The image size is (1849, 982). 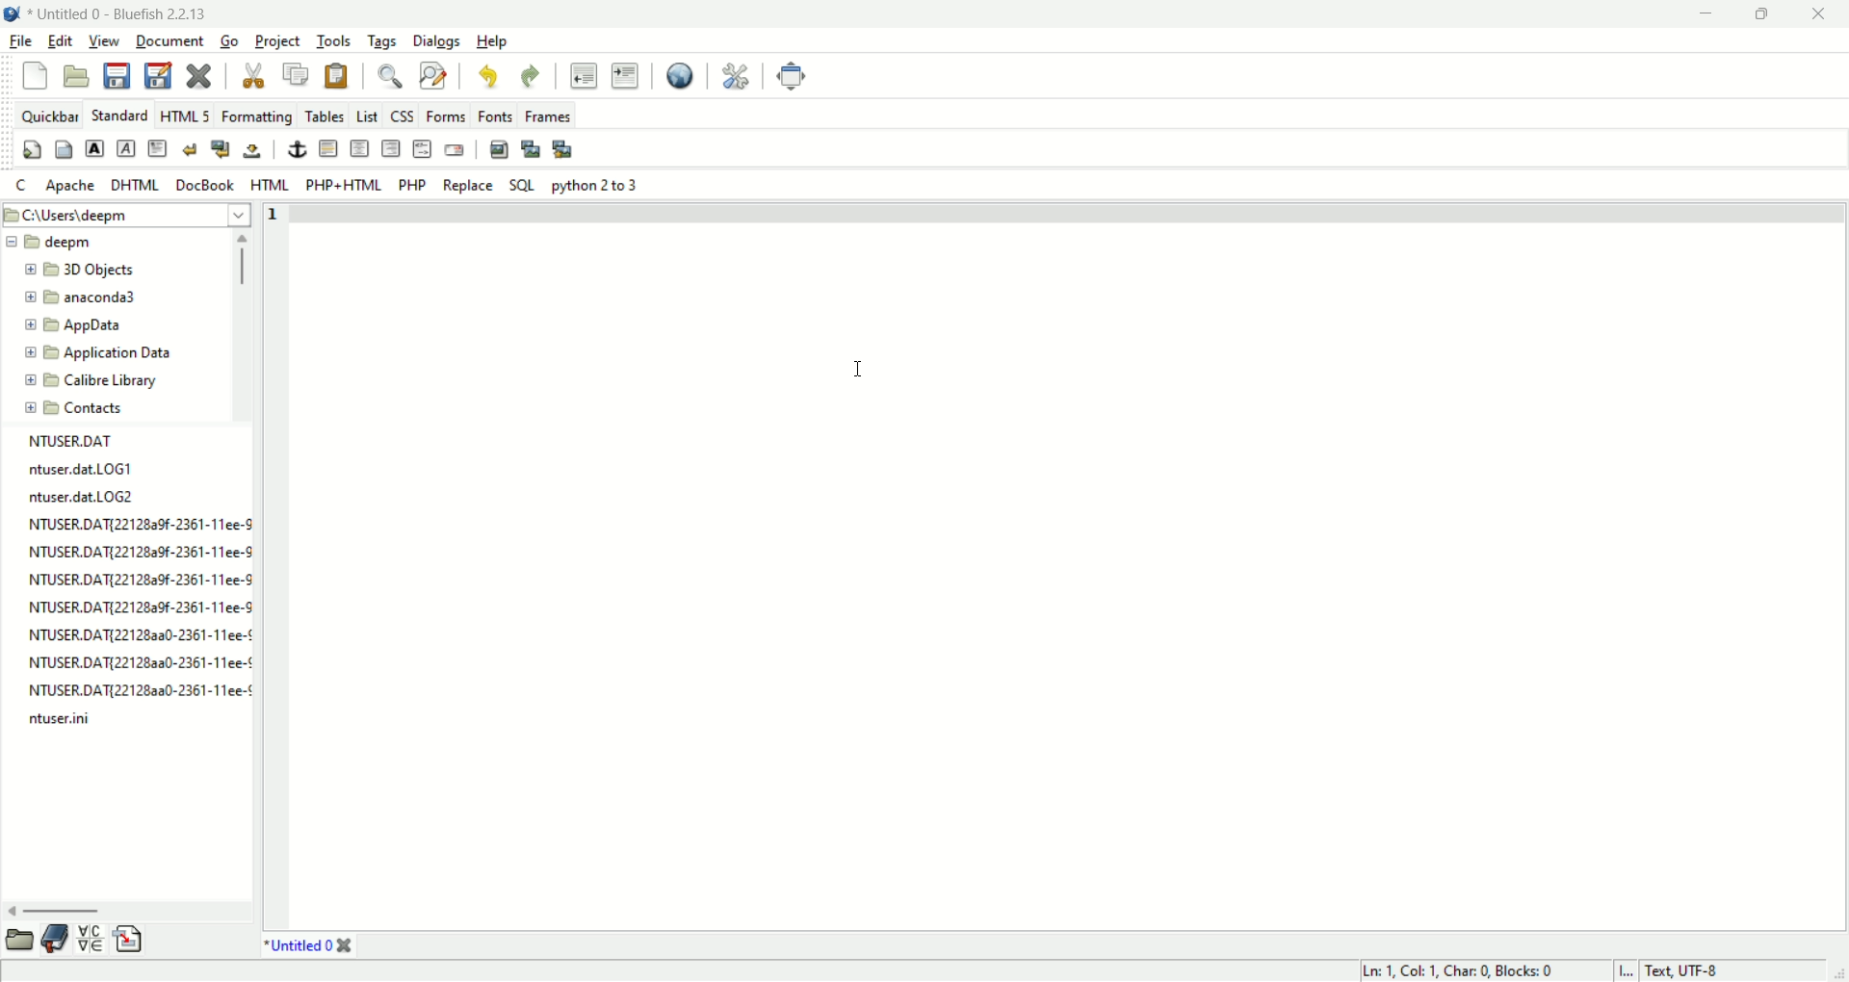 I want to click on HTML comment, so click(x=422, y=149).